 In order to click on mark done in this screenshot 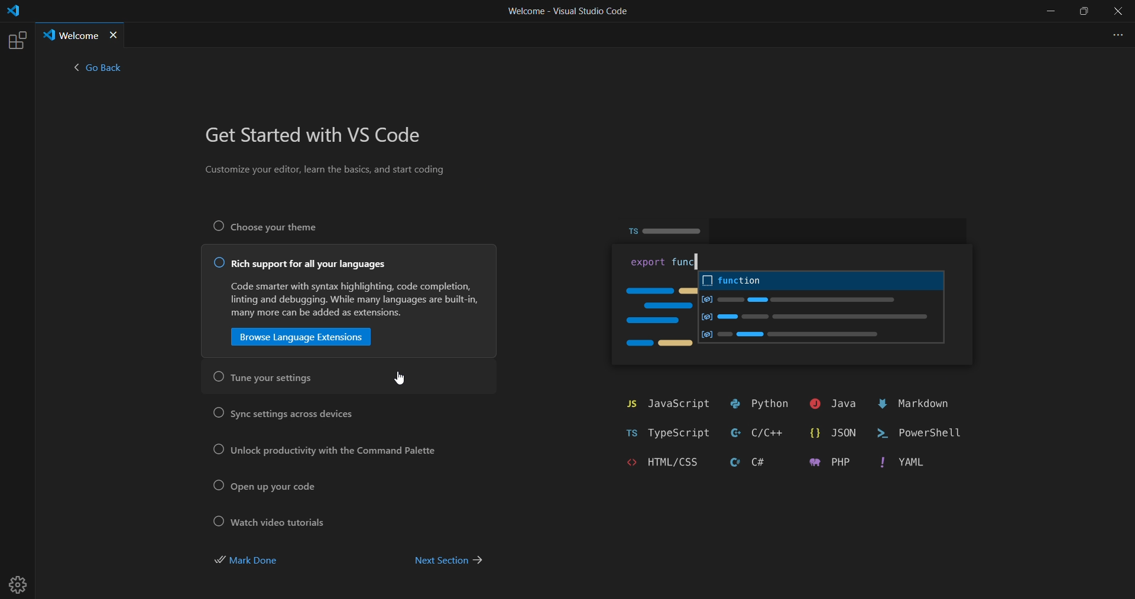, I will do `click(259, 561)`.